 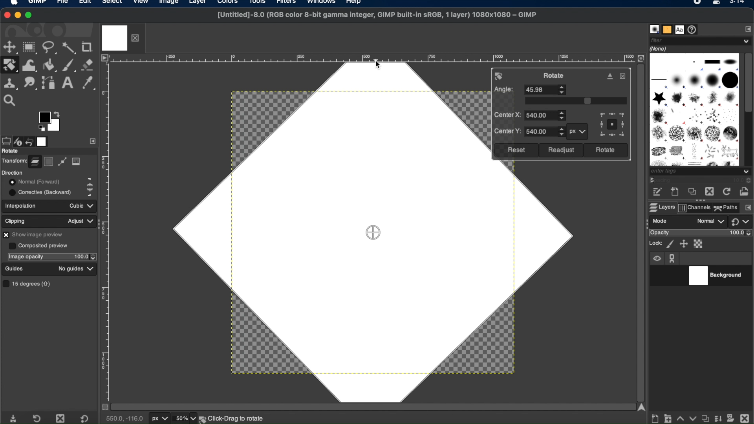 What do you see at coordinates (673, 258) in the screenshot?
I see `anchor icon` at bounding box center [673, 258].